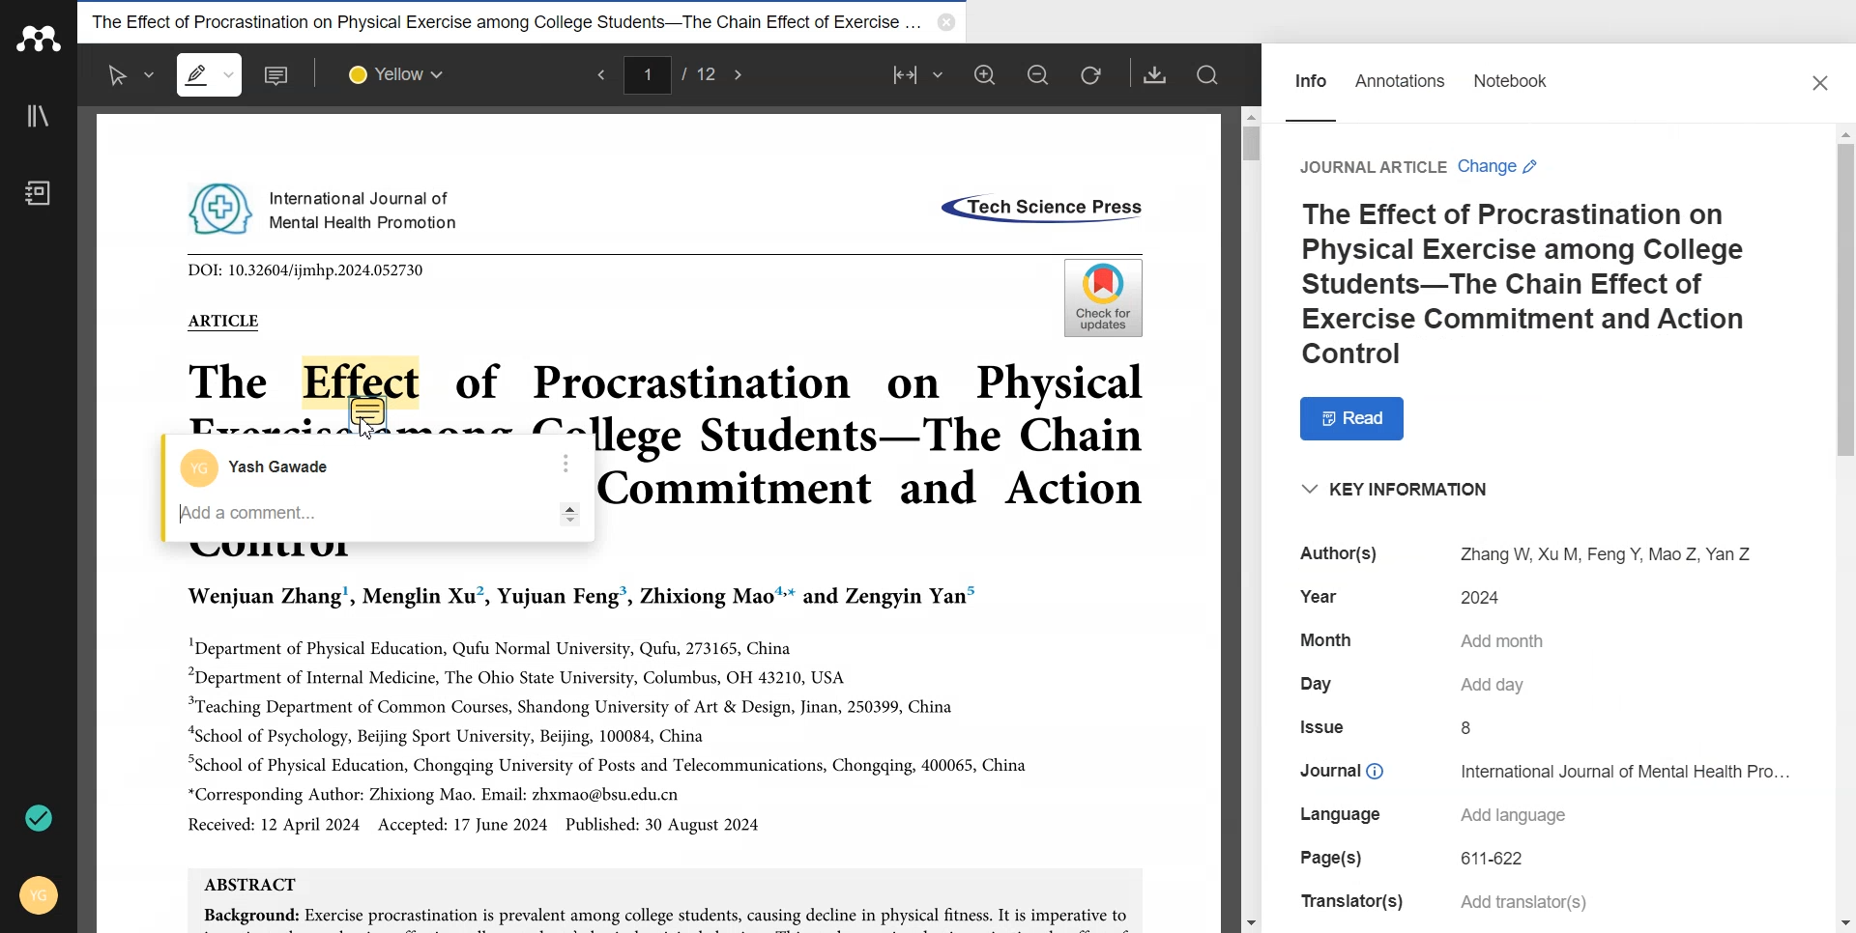 The width and height of the screenshot is (1856, 933). What do you see at coordinates (505, 18) in the screenshot?
I see ` The Effect of Procrastination on Physical Exercise among College Students-The Chain Effect of Exercise...` at bounding box center [505, 18].